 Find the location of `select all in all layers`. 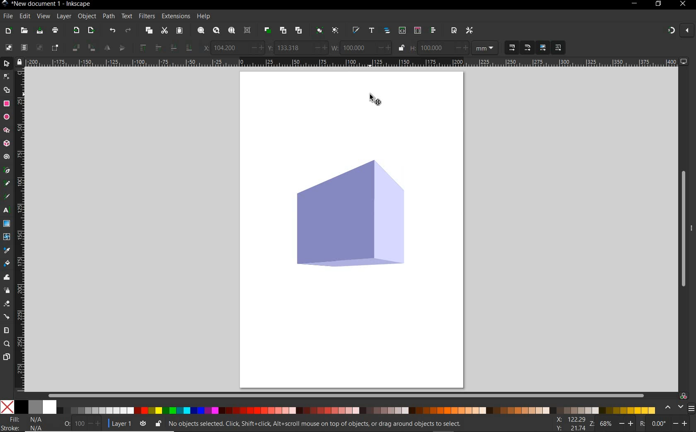

select all in all layers is located at coordinates (24, 47).